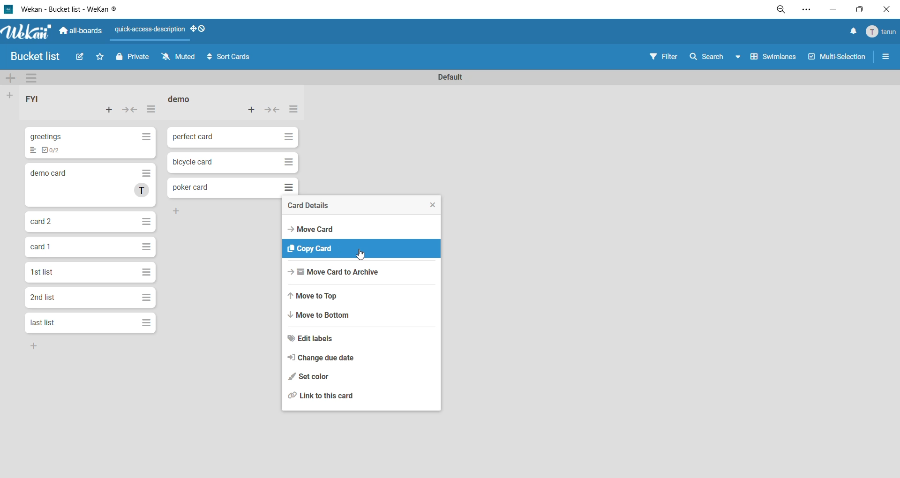 The width and height of the screenshot is (900, 478). I want to click on demo card, so click(48, 172).